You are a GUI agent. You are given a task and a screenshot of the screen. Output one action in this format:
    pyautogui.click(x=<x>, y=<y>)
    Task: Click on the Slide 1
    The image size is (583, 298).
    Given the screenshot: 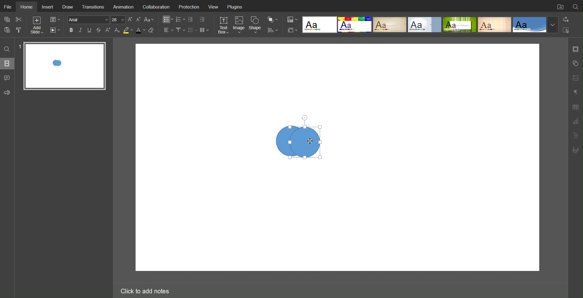 What is the action you would take?
    pyautogui.click(x=64, y=66)
    